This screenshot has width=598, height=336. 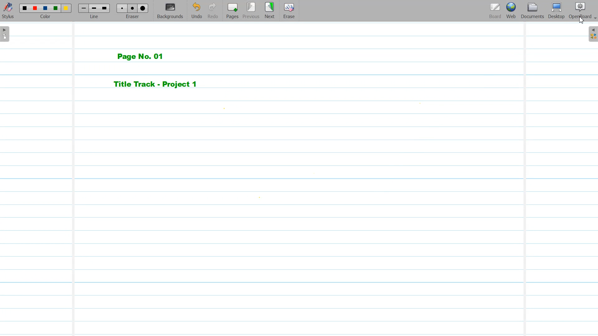 I want to click on Web, so click(x=510, y=11).